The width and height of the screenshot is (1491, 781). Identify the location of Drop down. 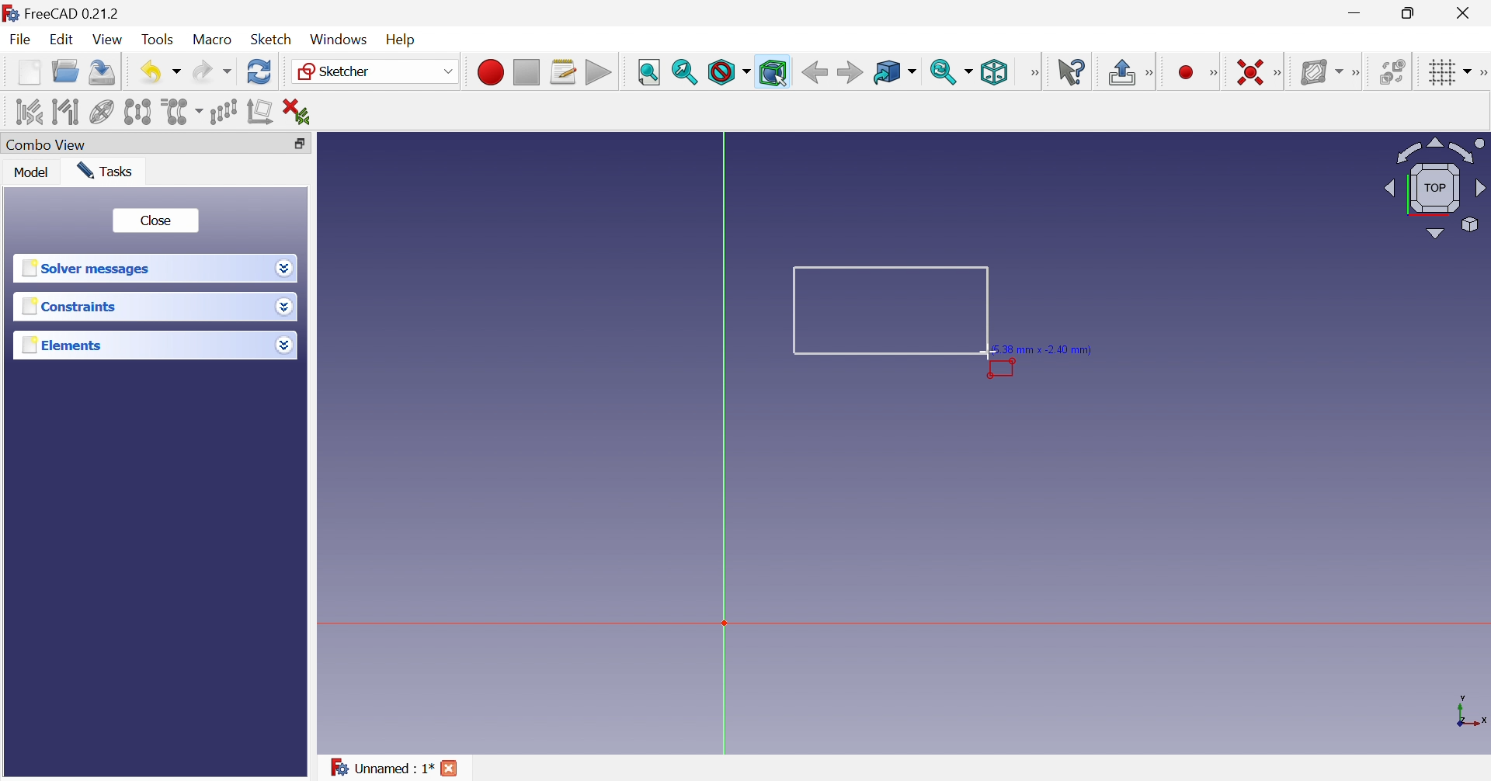
(287, 269).